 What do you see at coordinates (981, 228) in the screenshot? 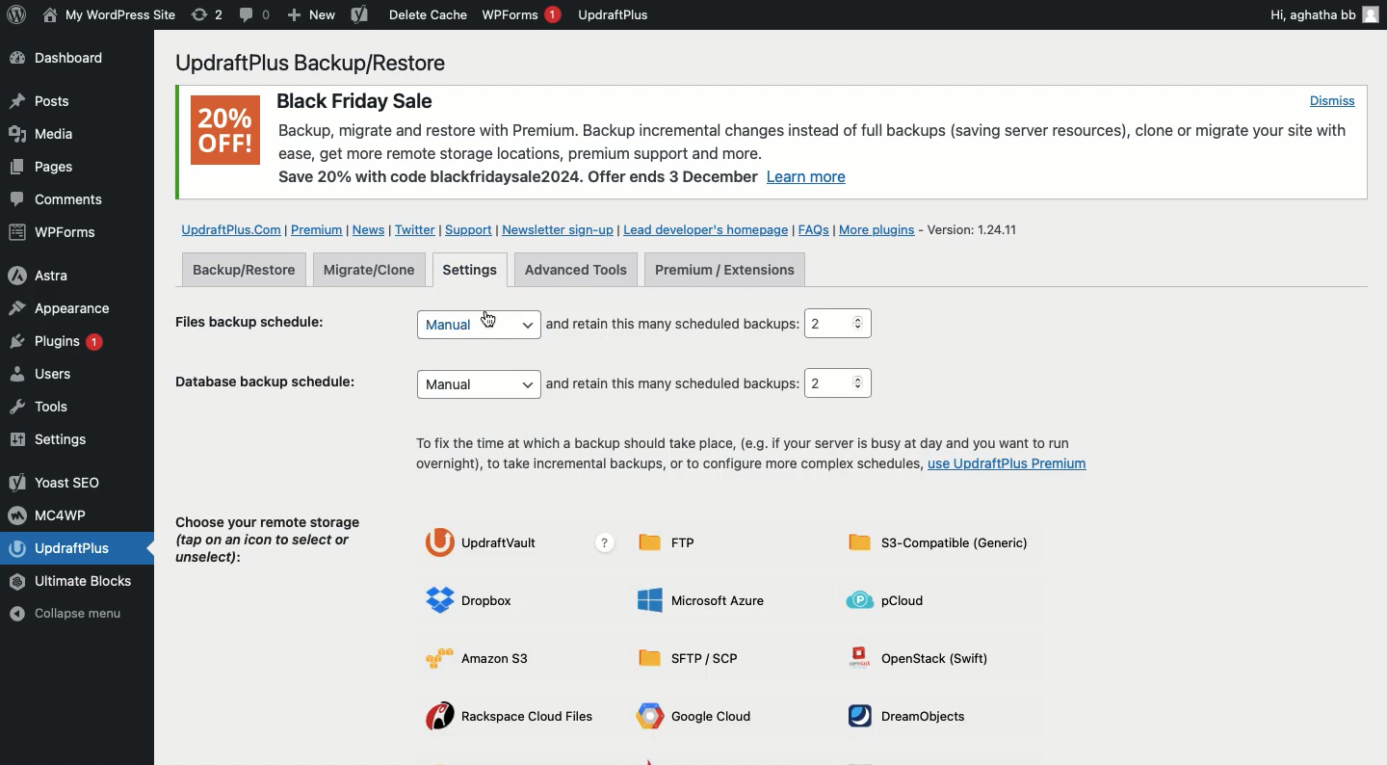
I see `Version 1.24.11` at bounding box center [981, 228].